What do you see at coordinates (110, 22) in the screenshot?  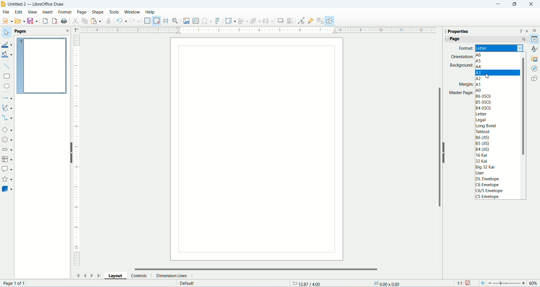 I see `clone formatting` at bounding box center [110, 22].